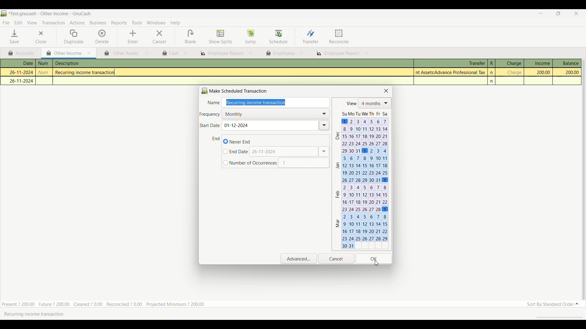  What do you see at coordinates (186, 53) in the screenshot?
I see `close` at bounding box center [186, 53].